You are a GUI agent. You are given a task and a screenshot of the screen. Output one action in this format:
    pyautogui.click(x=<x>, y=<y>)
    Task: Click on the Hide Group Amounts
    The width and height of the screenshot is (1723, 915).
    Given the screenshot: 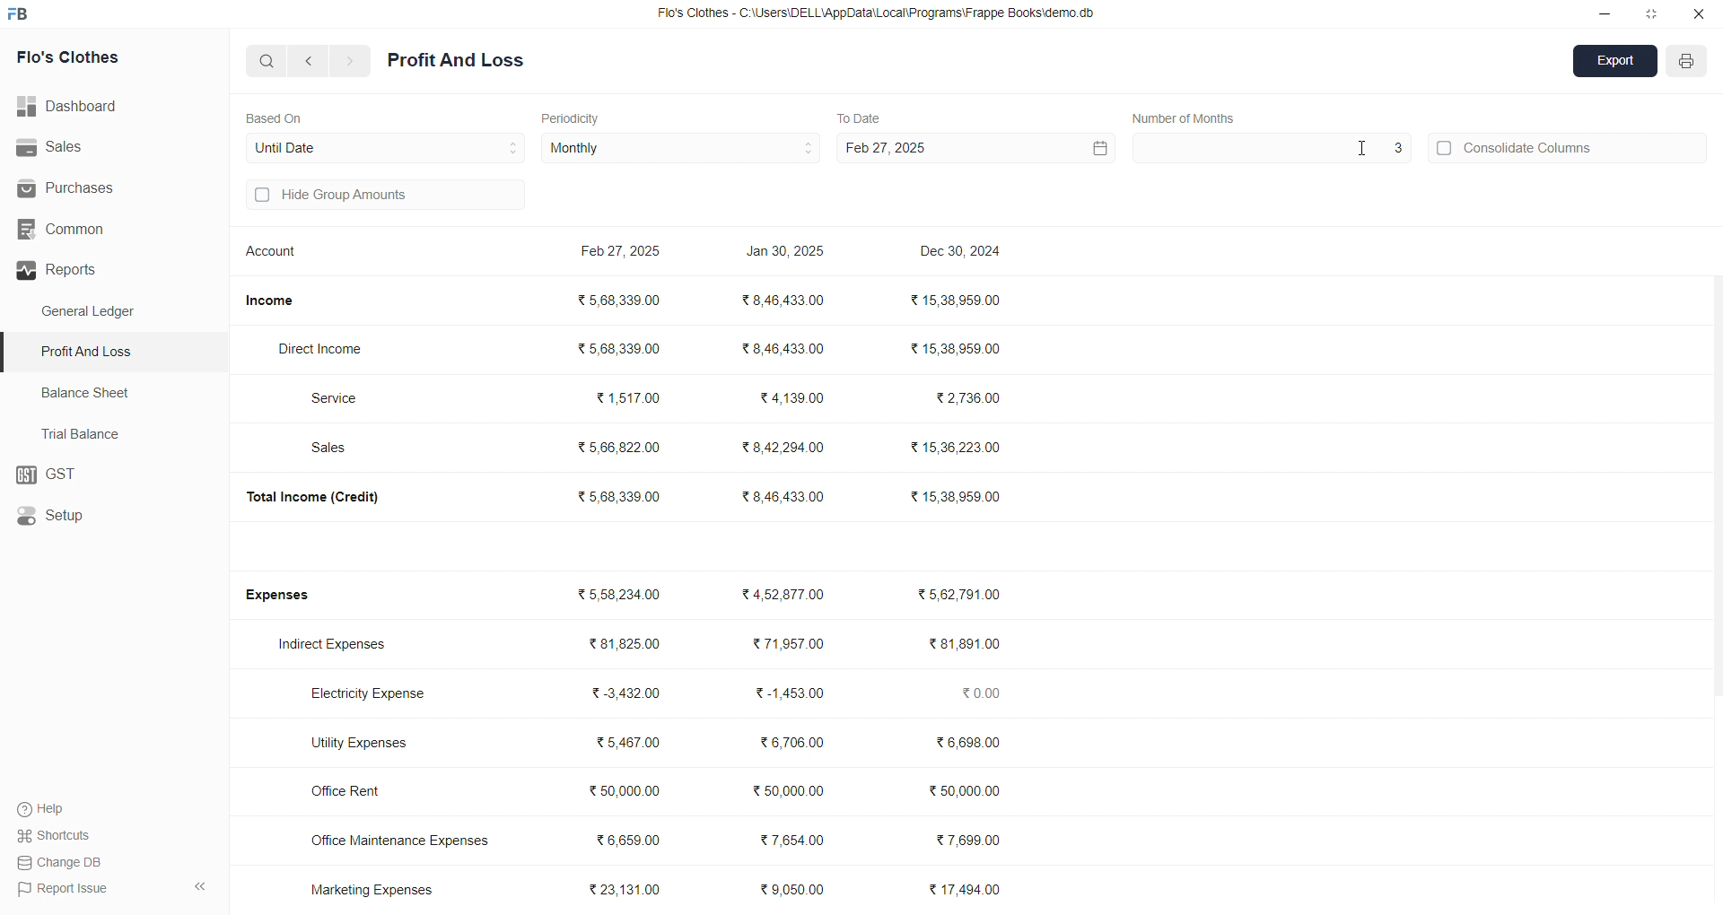 What is the action you would take?
    pyautogui.click(x=382, y=196)
    